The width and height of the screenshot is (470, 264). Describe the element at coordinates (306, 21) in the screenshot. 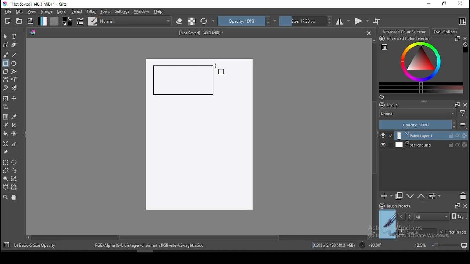

I see `size` at that location.